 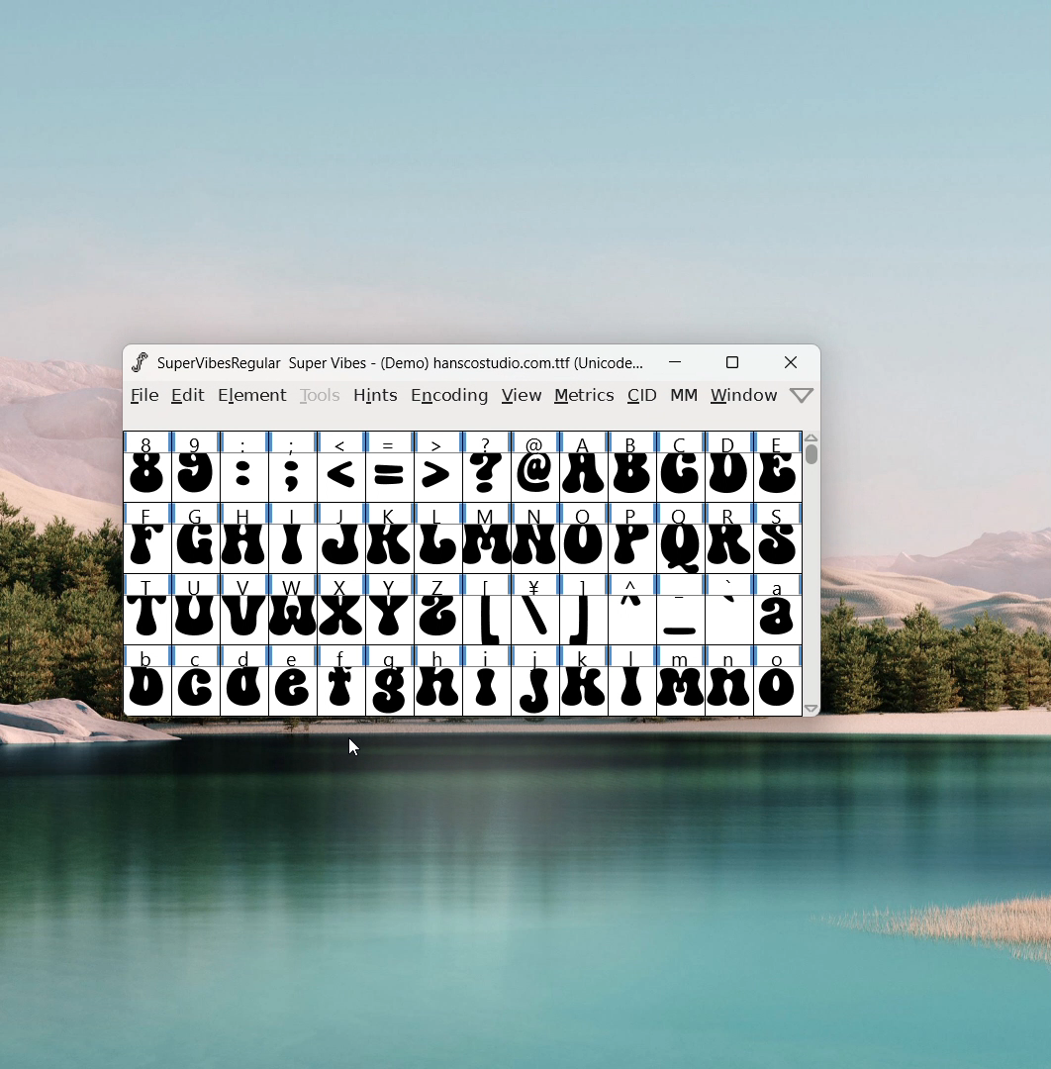 I want to click on S, so click(x=777, y=537).